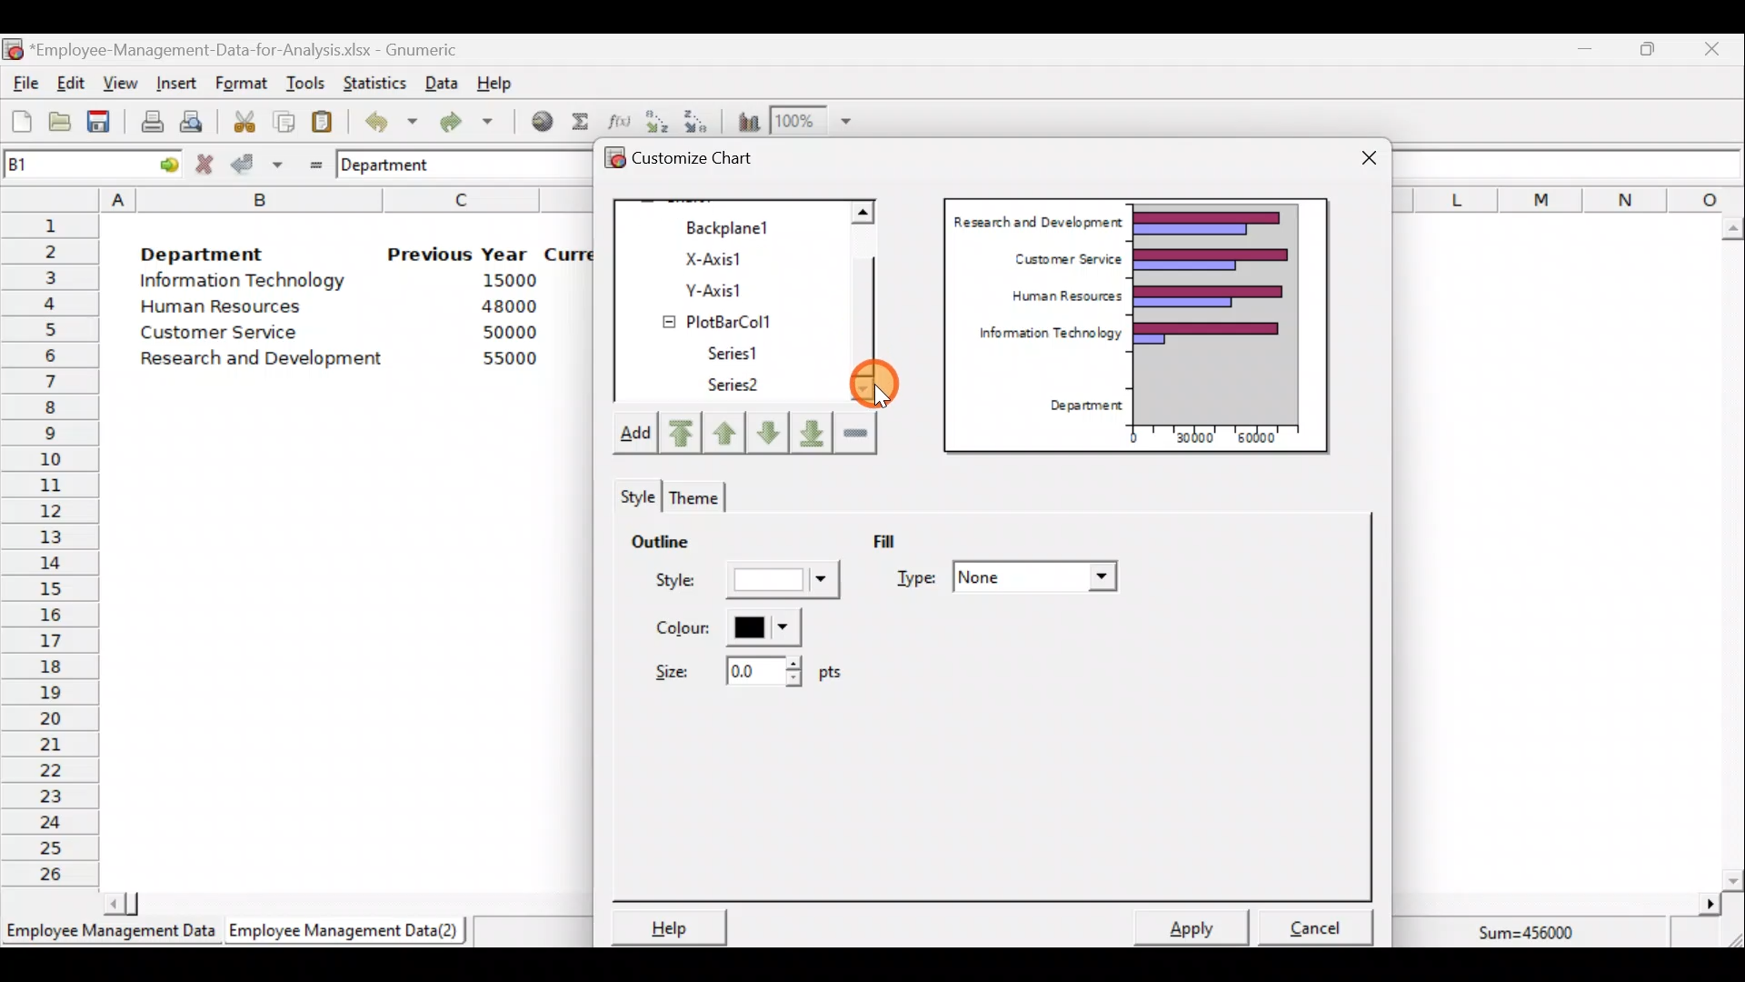 The image size is (1745, 982). Describe the element at coordinates (724, 430) in the screenshot. I see `Move up` at that location.